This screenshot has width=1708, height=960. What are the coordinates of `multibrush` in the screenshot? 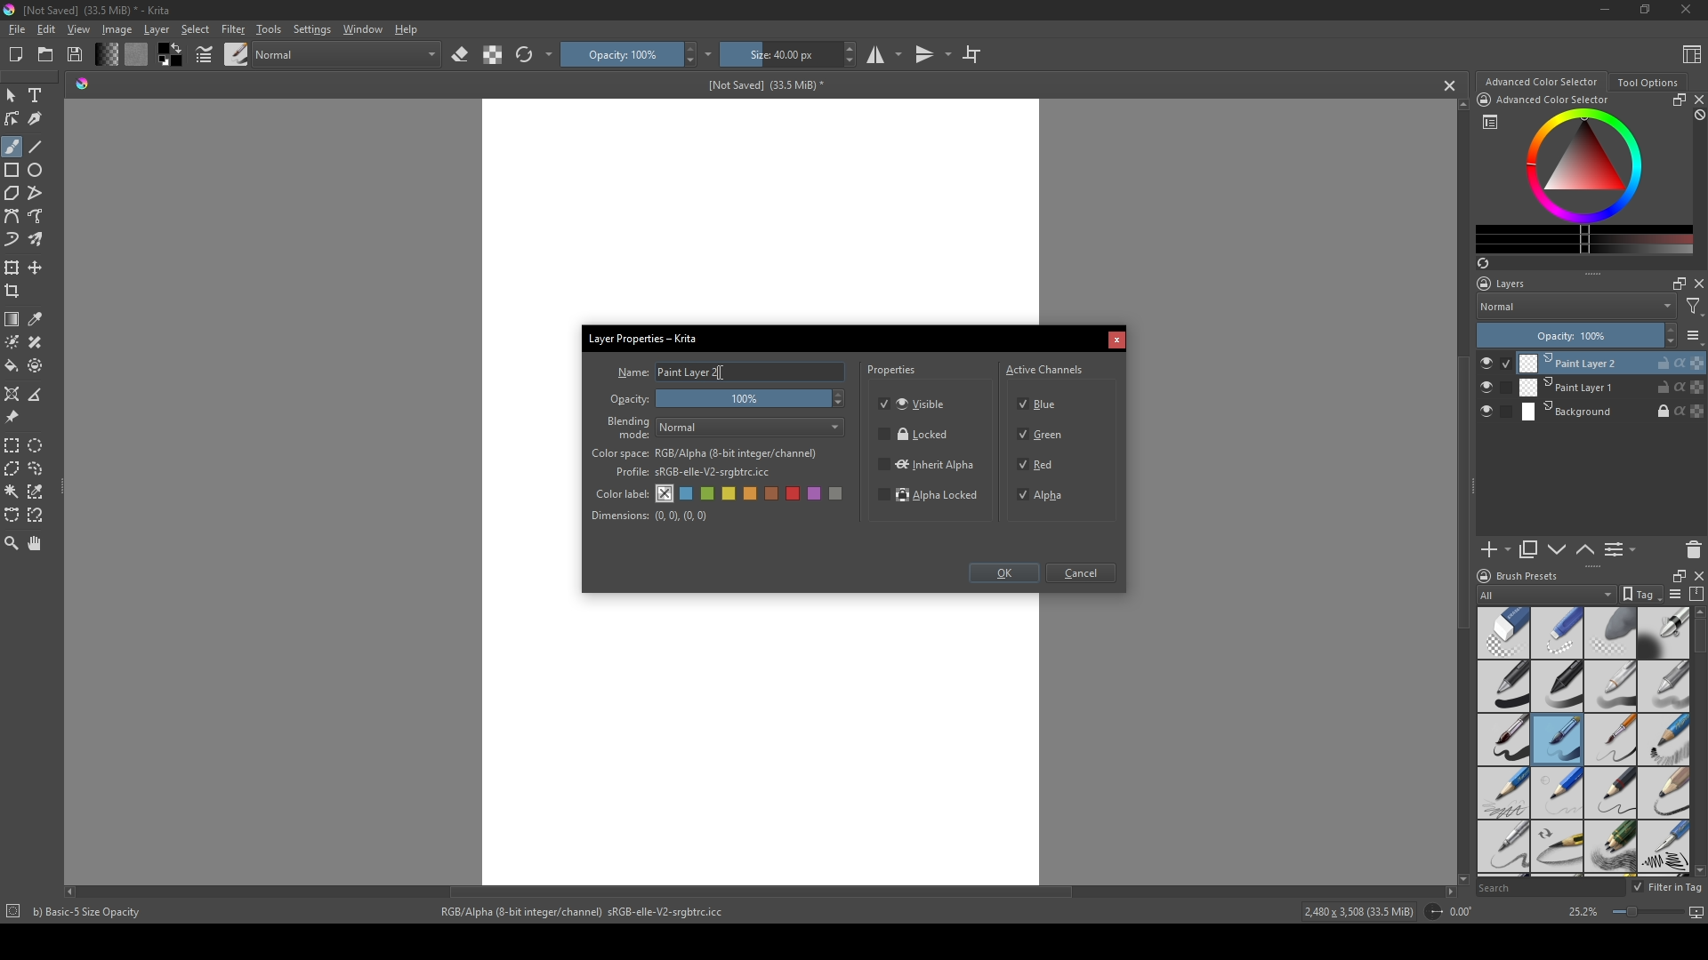 It's located at (37, 240).